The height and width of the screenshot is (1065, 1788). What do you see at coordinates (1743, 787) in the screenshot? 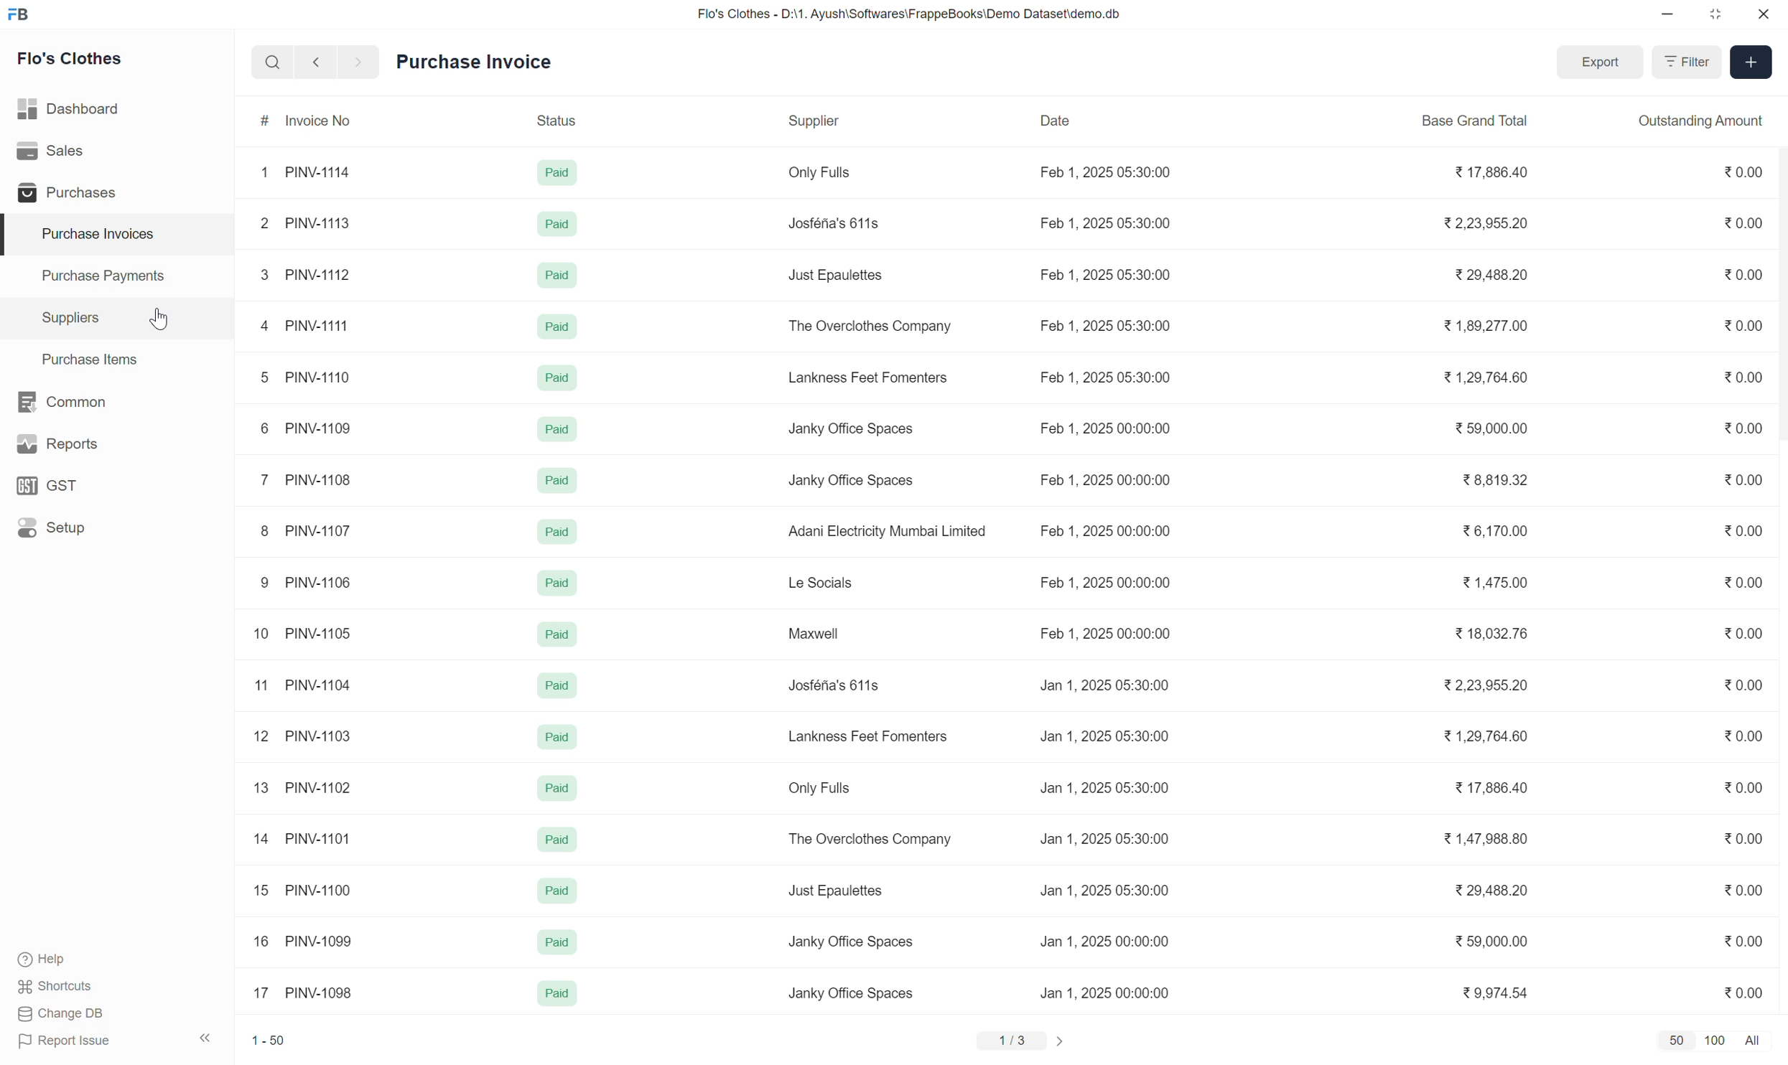
I see `0.00` at bounding box center [1743, 787].